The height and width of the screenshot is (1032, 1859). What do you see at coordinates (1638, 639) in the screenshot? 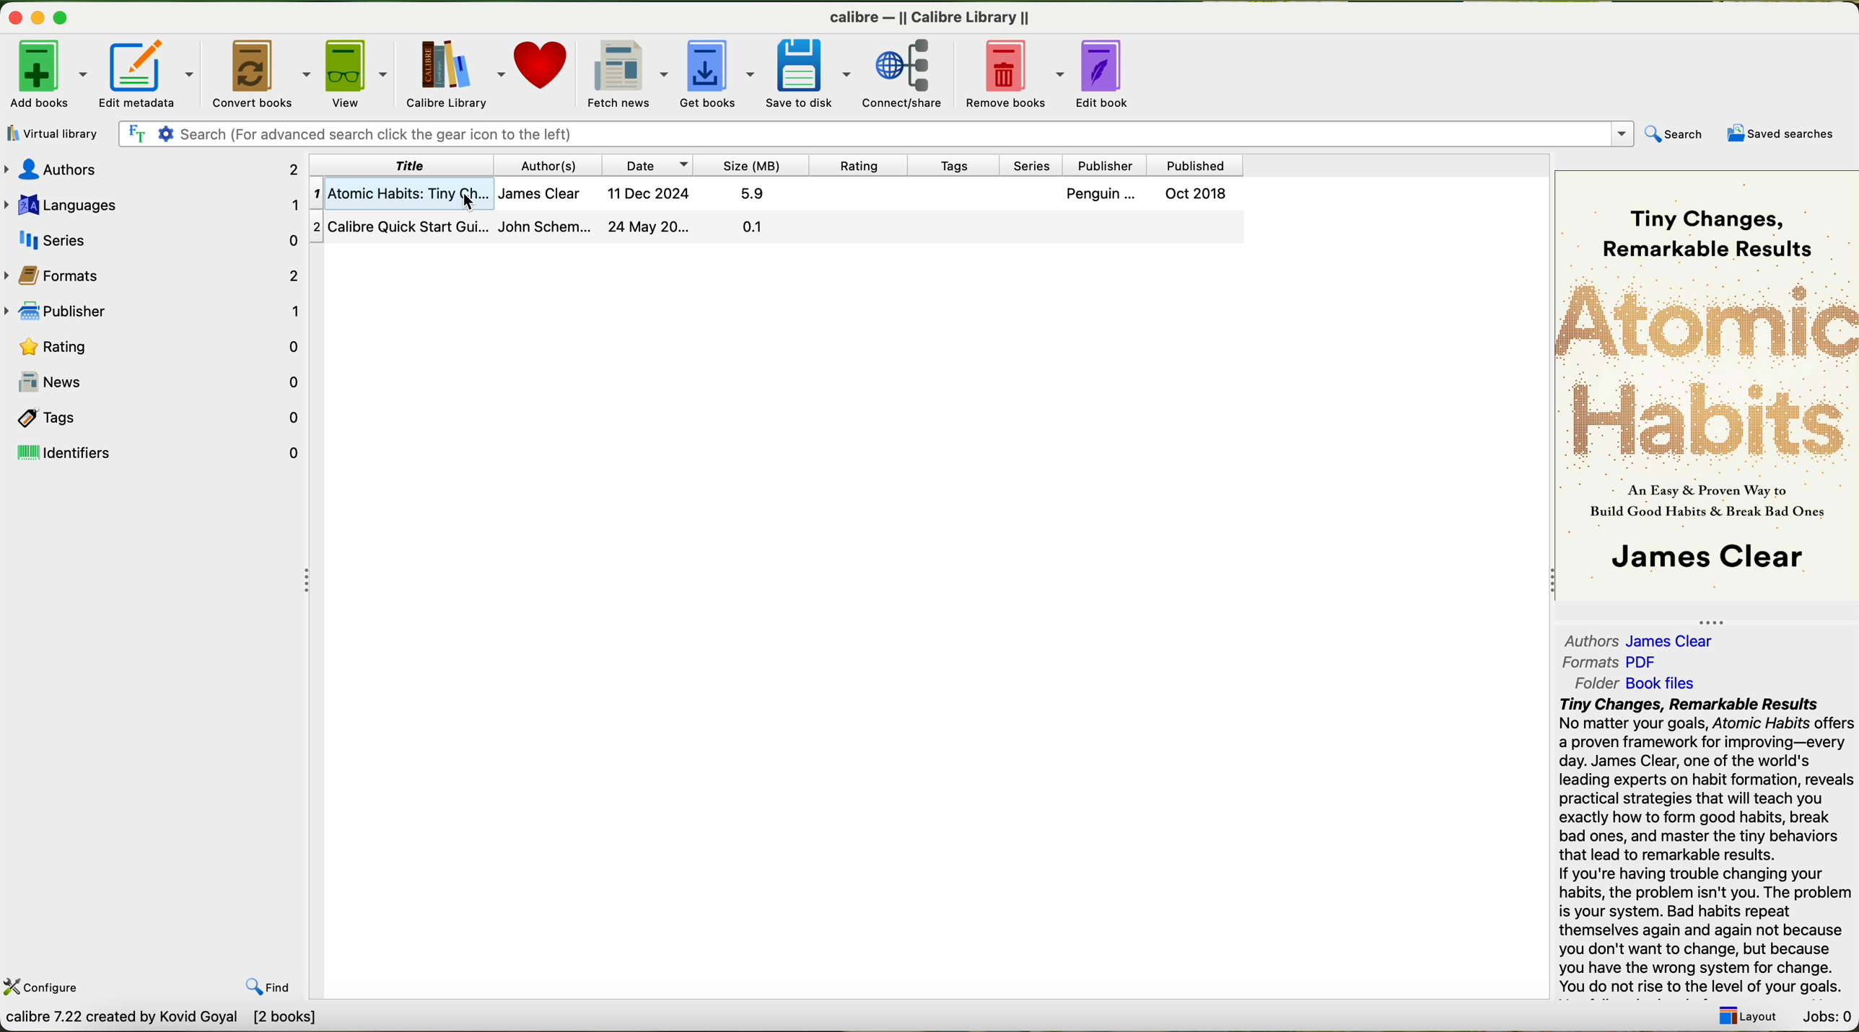
I see `authors` at bounding box center [1638, 639].